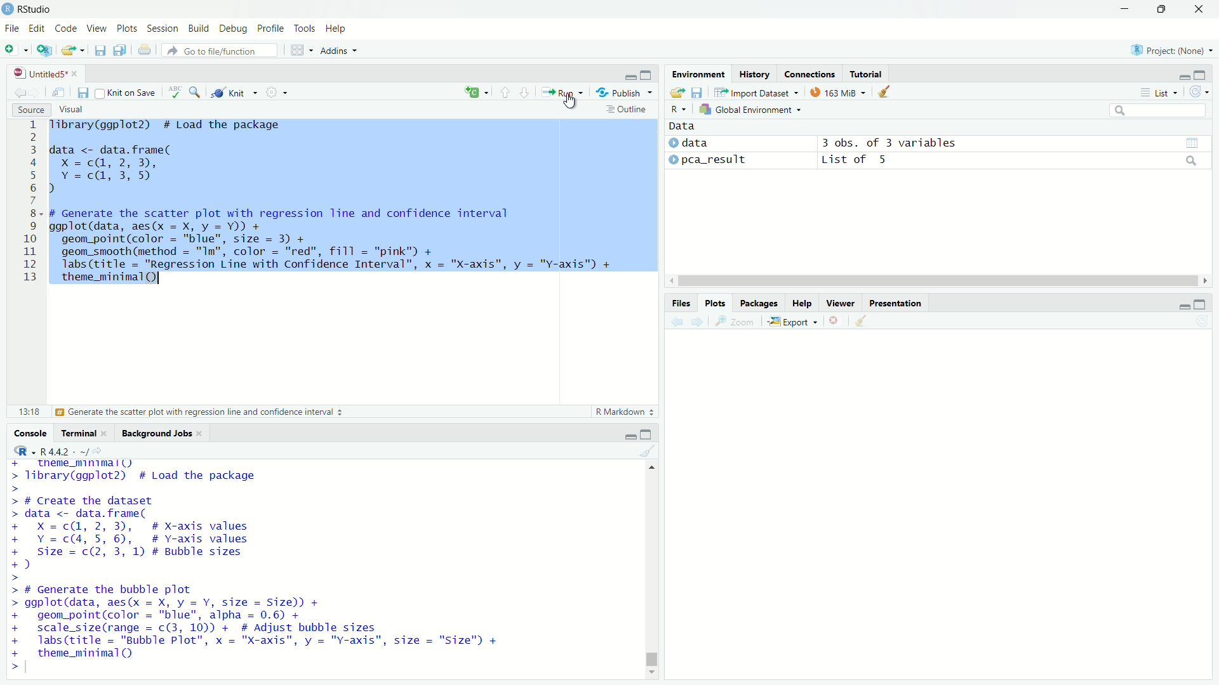 The image size is (1219, 685). I want to click on Save current document, so click(83, 92).